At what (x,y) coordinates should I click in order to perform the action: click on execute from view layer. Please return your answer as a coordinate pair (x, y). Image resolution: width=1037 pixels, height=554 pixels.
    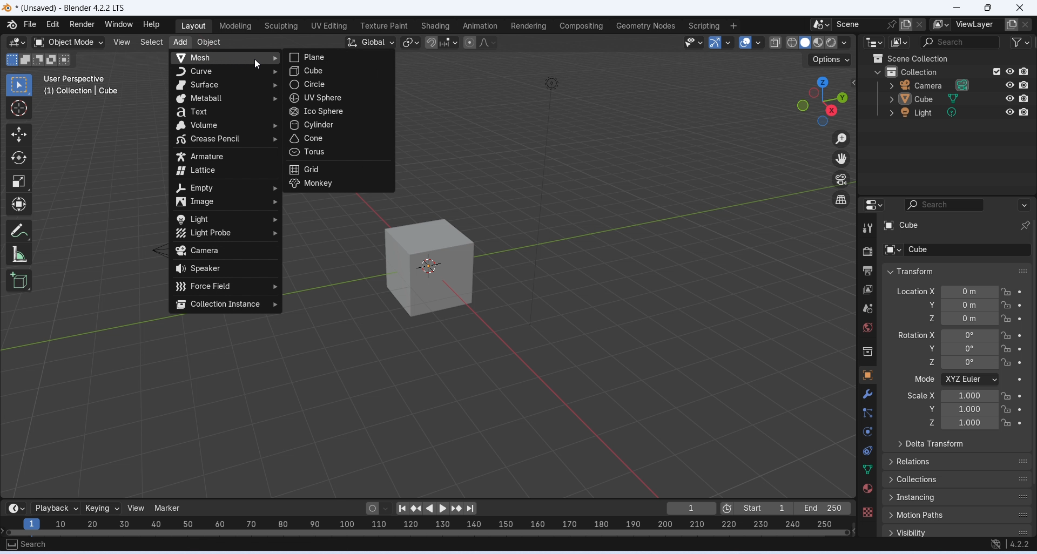
    Looking at the image, I should click on (996, 71).